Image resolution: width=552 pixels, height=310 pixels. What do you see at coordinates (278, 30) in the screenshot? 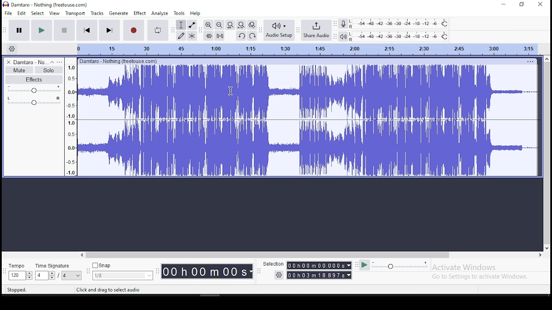
I see `audio setup` at bounding box center [278, 30].